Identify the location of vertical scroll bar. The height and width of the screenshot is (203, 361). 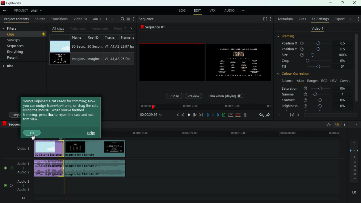
(356, 71).